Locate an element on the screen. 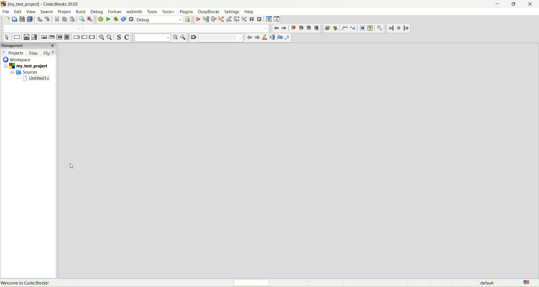 The width and height of the screenshot is (539, 287). find is located at coordinates (82, 20).